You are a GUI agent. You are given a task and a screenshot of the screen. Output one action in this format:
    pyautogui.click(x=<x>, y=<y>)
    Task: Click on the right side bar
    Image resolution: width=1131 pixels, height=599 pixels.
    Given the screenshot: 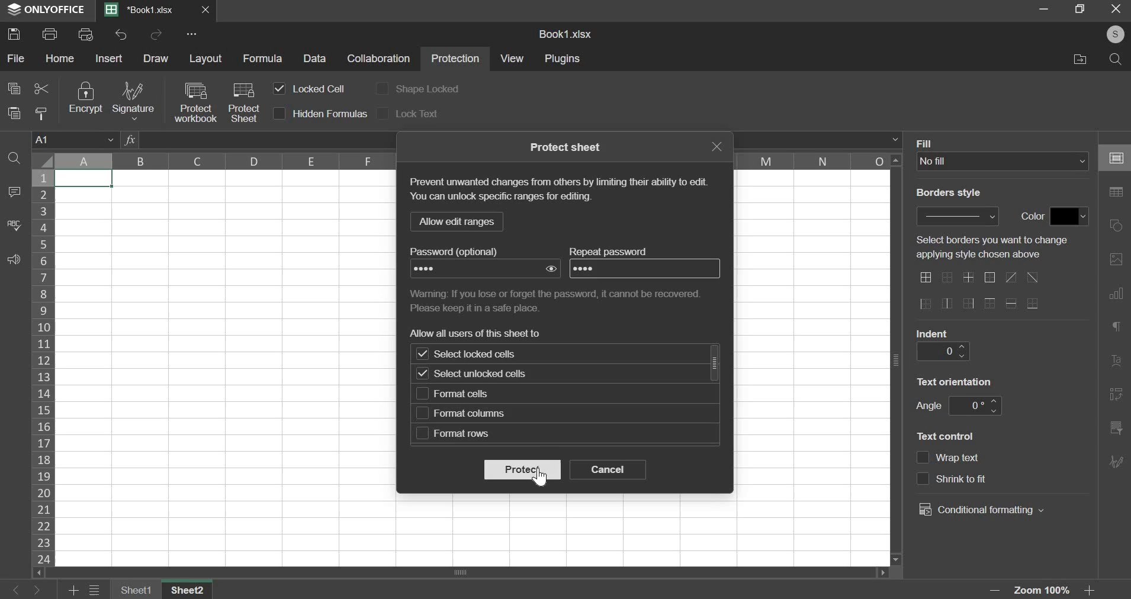 What is the action you would take?
    pyautogui.click(x=1116, y=259)
    